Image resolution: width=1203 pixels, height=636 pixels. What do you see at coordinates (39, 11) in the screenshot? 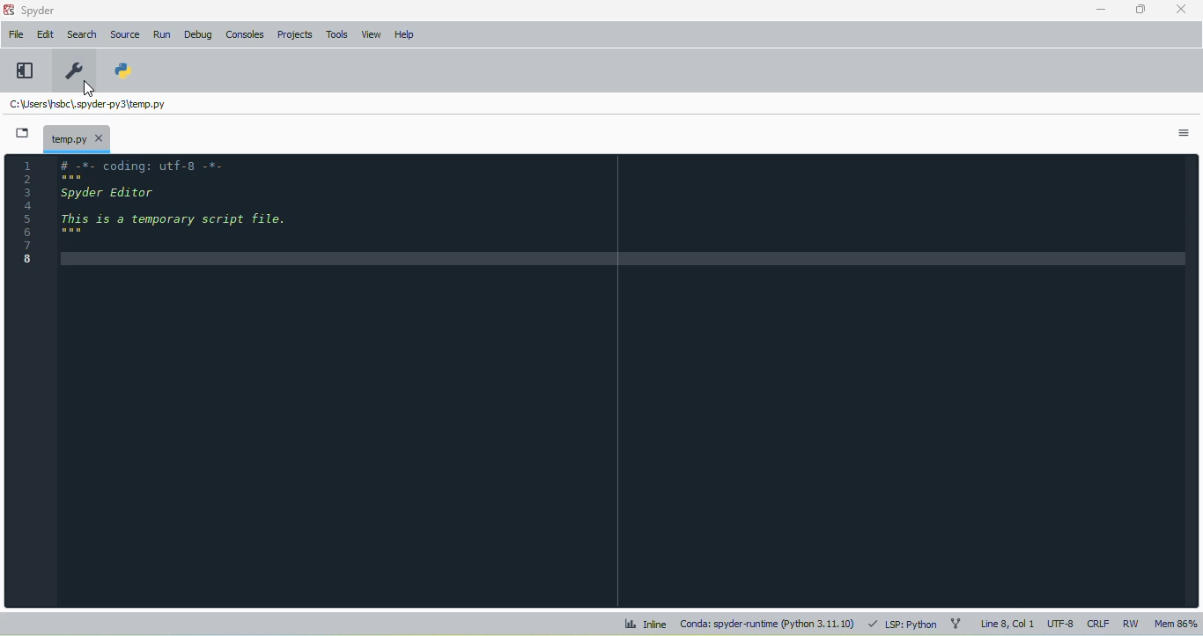
I see `spyder` at bounding box center [39, 11].